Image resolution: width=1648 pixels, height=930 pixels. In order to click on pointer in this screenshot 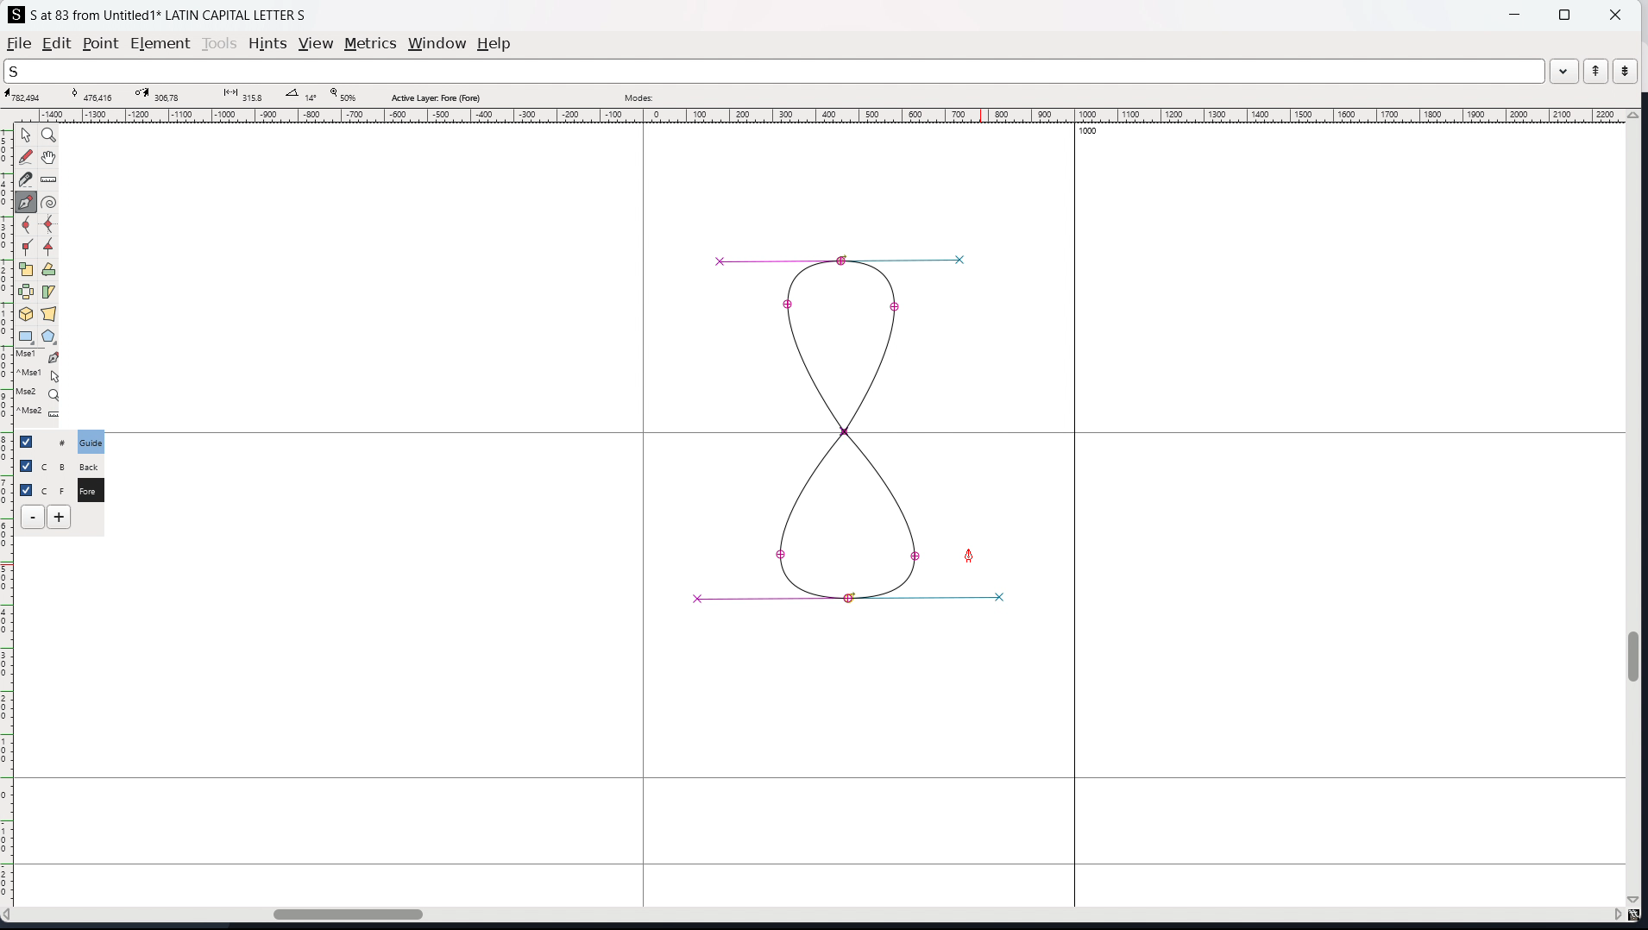, I will do `click(27, 135)`.